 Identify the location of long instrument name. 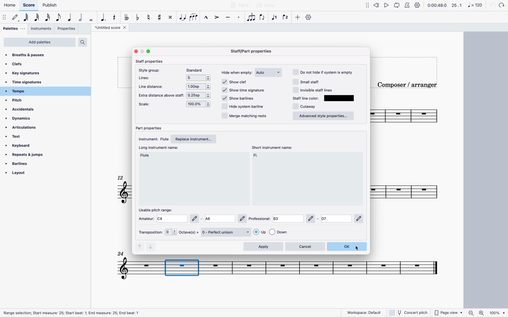
(148, 155).